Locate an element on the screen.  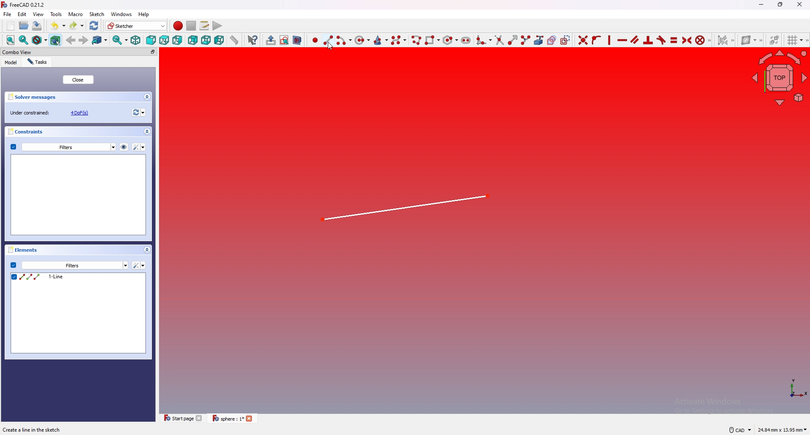
Blank is located at coordinates (79, 195).